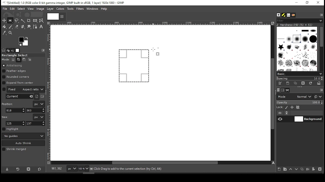 The height and width of the screenshot is (182, 325). What do you see at coordinates (19, 60) in the screenshot?
I see `add to current selection` at bounding box center [19, 60].